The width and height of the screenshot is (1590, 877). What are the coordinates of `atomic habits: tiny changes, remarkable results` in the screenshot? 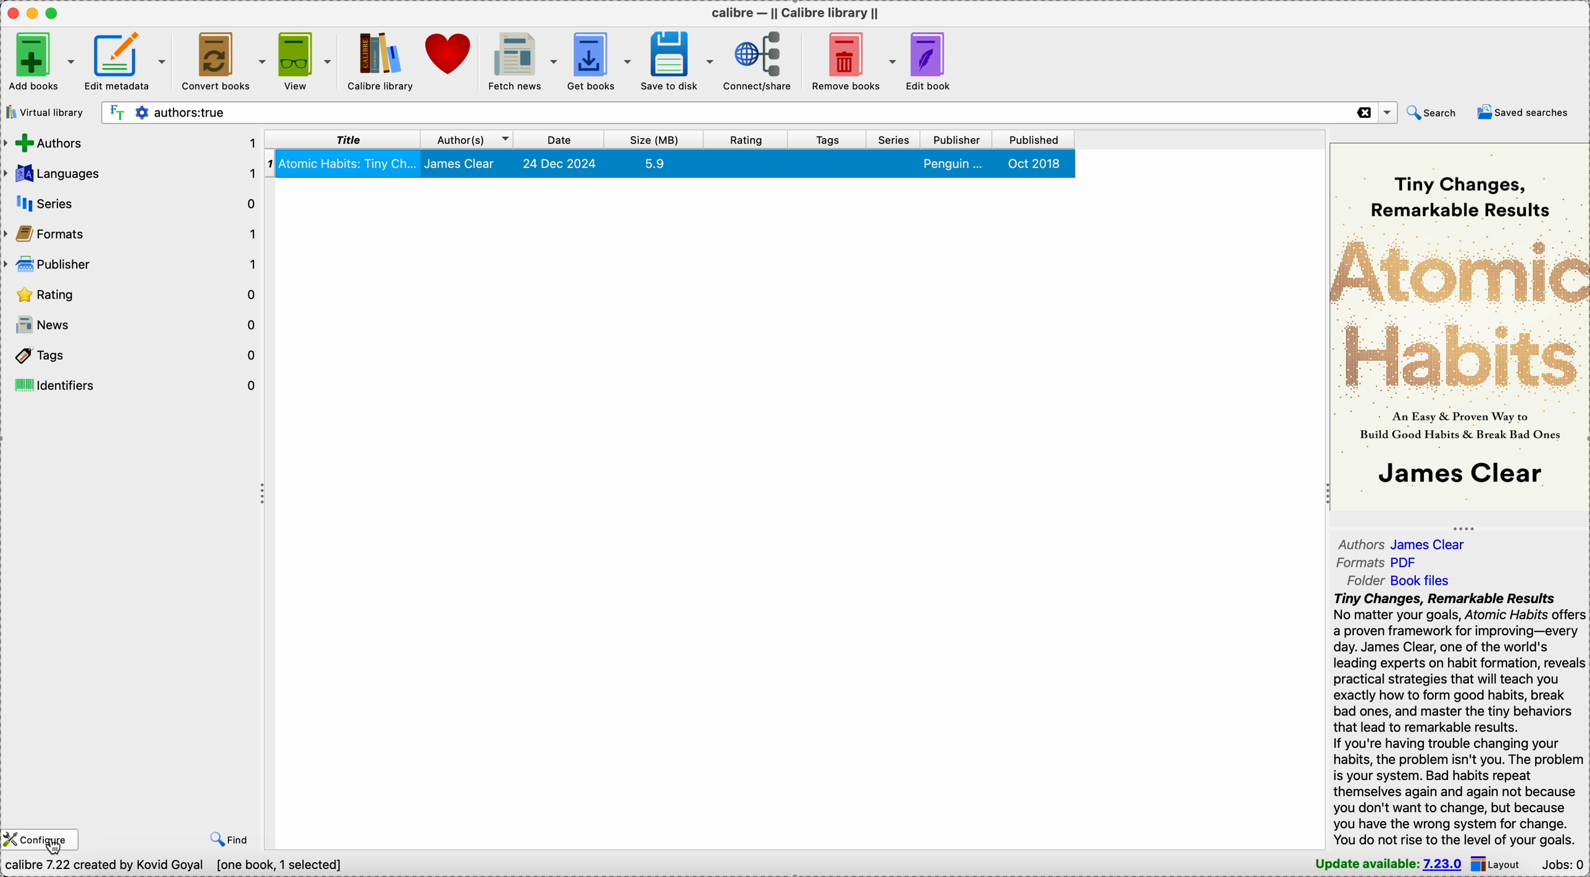 It's located at (351, 164).